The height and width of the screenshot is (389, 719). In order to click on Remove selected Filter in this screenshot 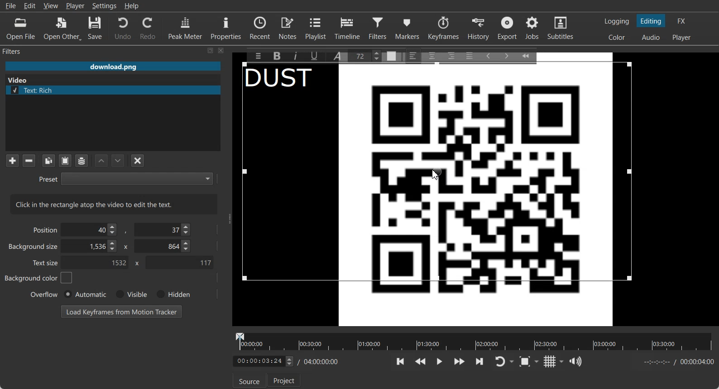, I will do `click(29, 160)`.